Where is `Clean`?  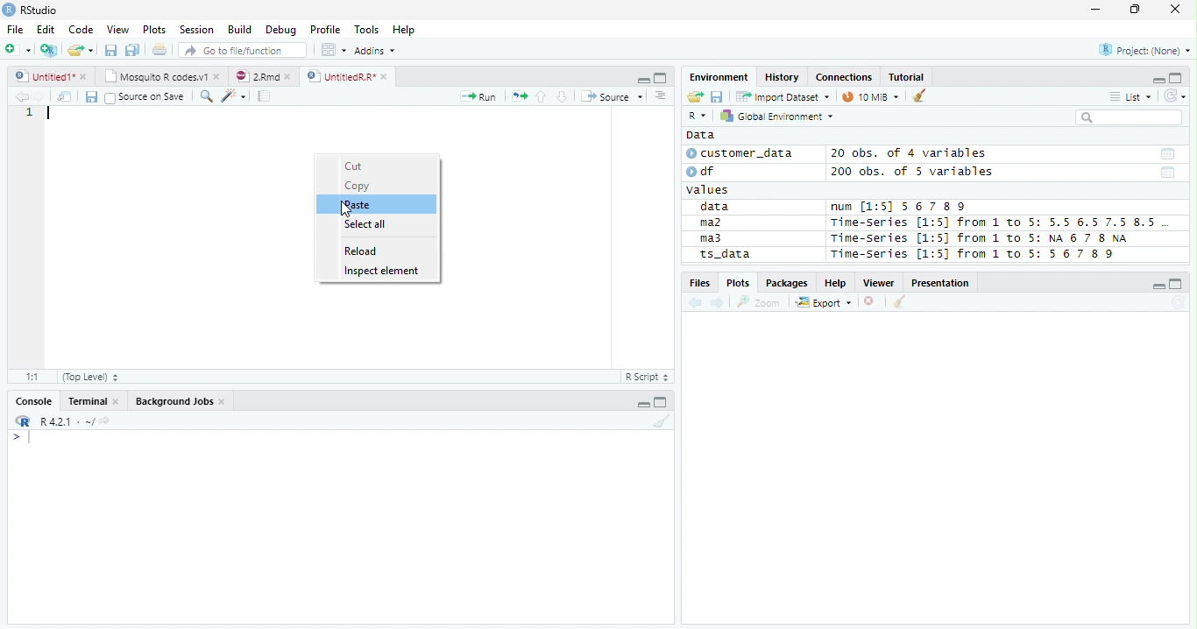 Clean is located at coordinates (900, 301).